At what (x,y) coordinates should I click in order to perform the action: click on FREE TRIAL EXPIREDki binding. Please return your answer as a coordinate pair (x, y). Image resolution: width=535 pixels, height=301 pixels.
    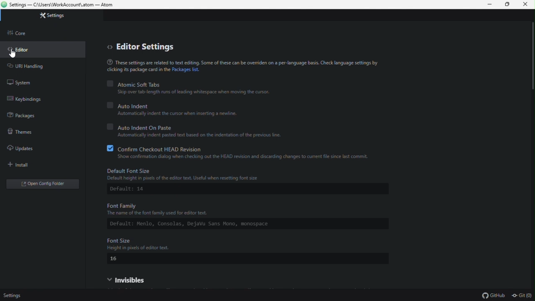
    Looking at the image, I should click on (41, 100).